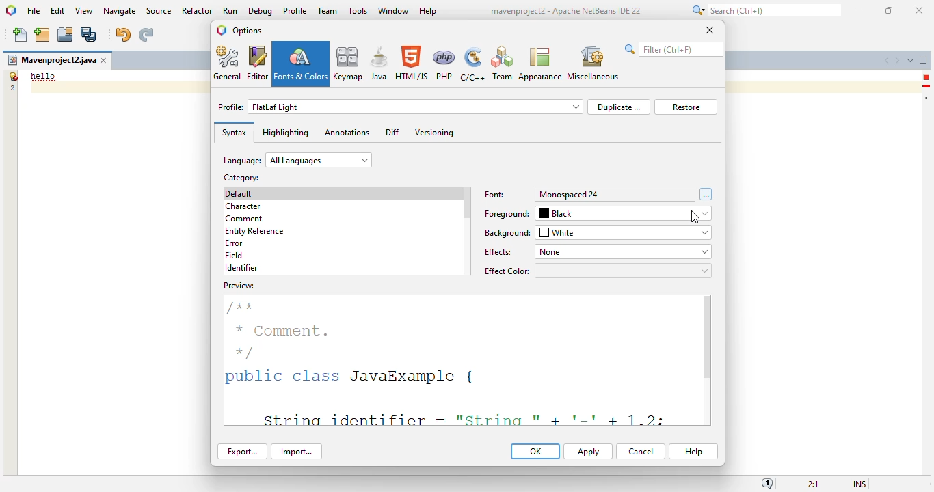 The image size is (934, 492). Describe the element at coordinates (597, 271) in the screenshot. I see `effect color: ` at that location.